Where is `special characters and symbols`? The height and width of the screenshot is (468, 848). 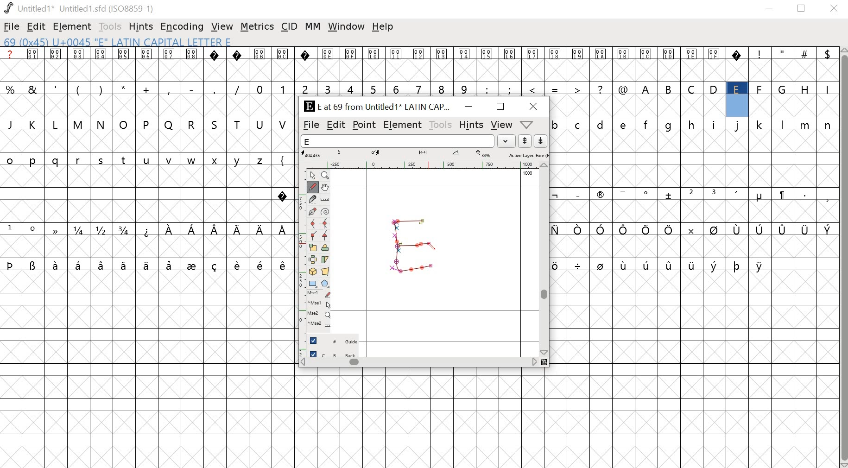 special characters and symbols is located at coordinates (694, 195).